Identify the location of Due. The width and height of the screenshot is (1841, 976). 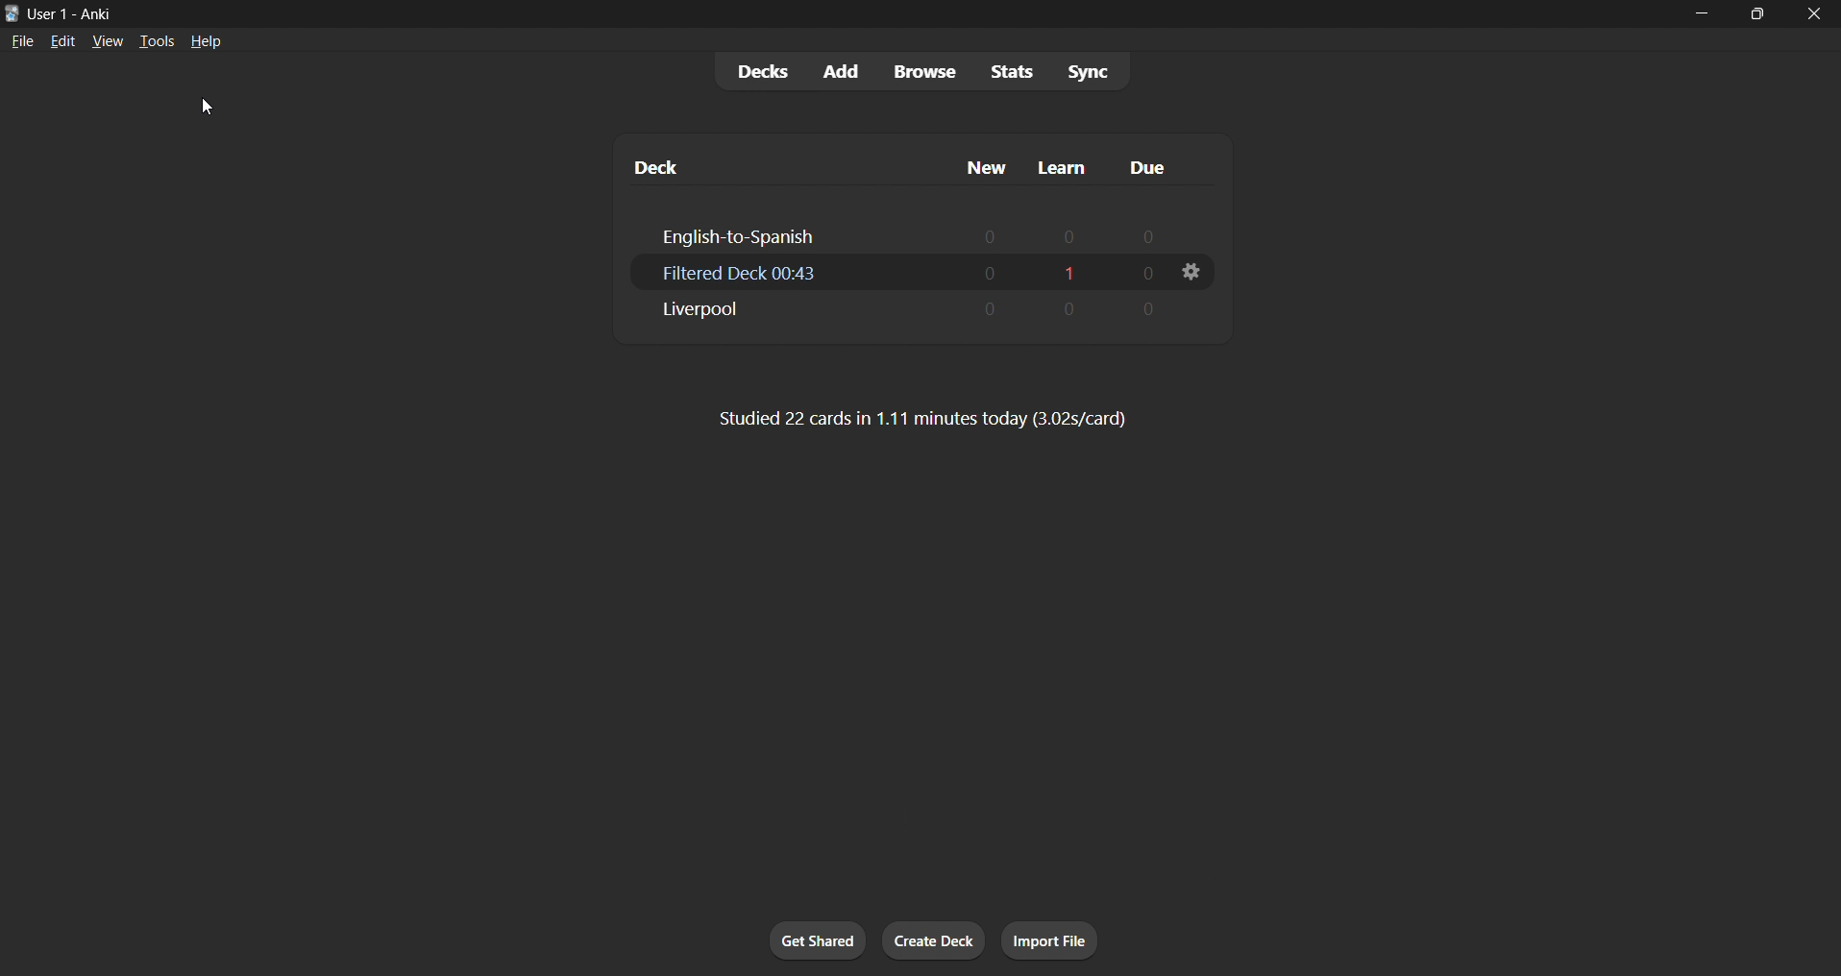
(1155, 159).